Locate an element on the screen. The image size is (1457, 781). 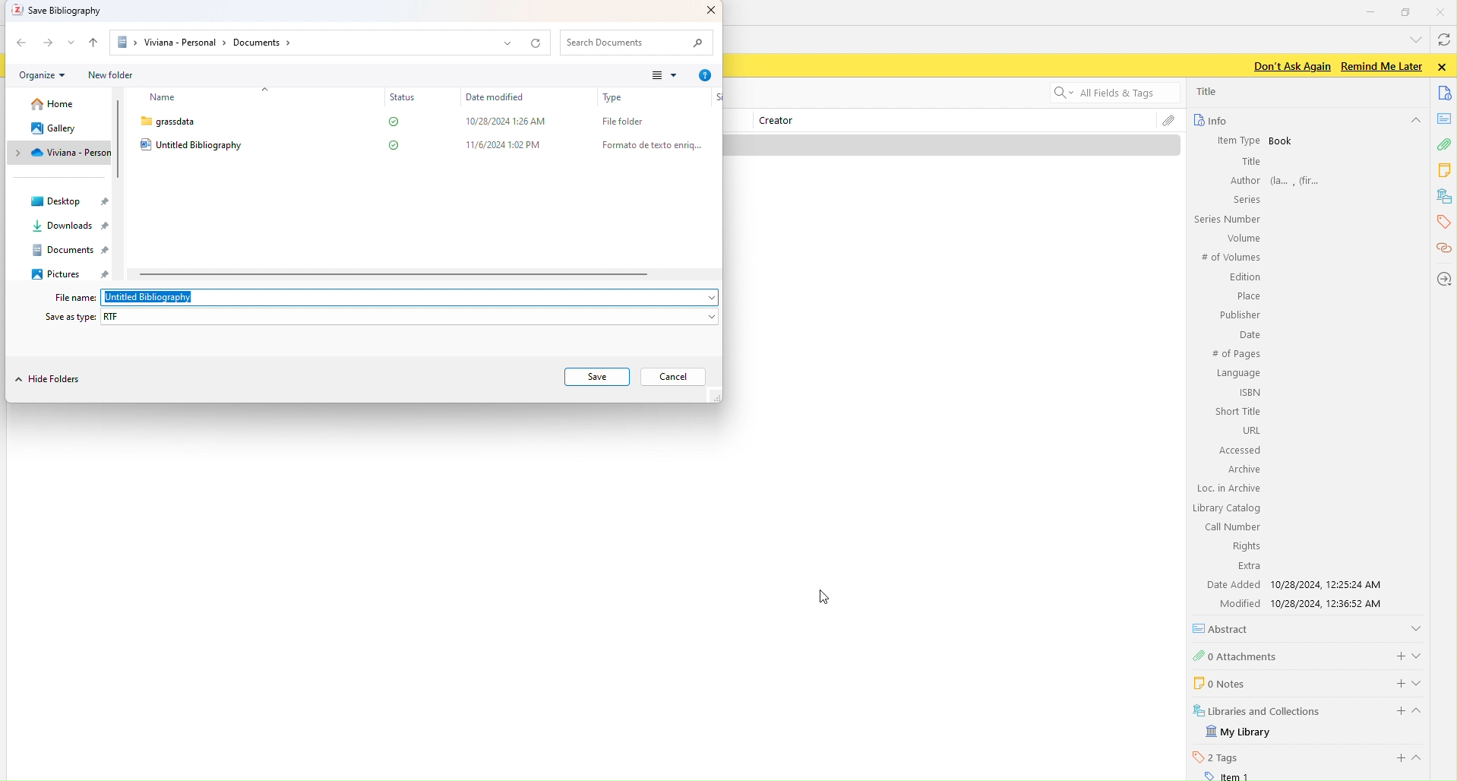
Search is located at coordinates (638, 43).